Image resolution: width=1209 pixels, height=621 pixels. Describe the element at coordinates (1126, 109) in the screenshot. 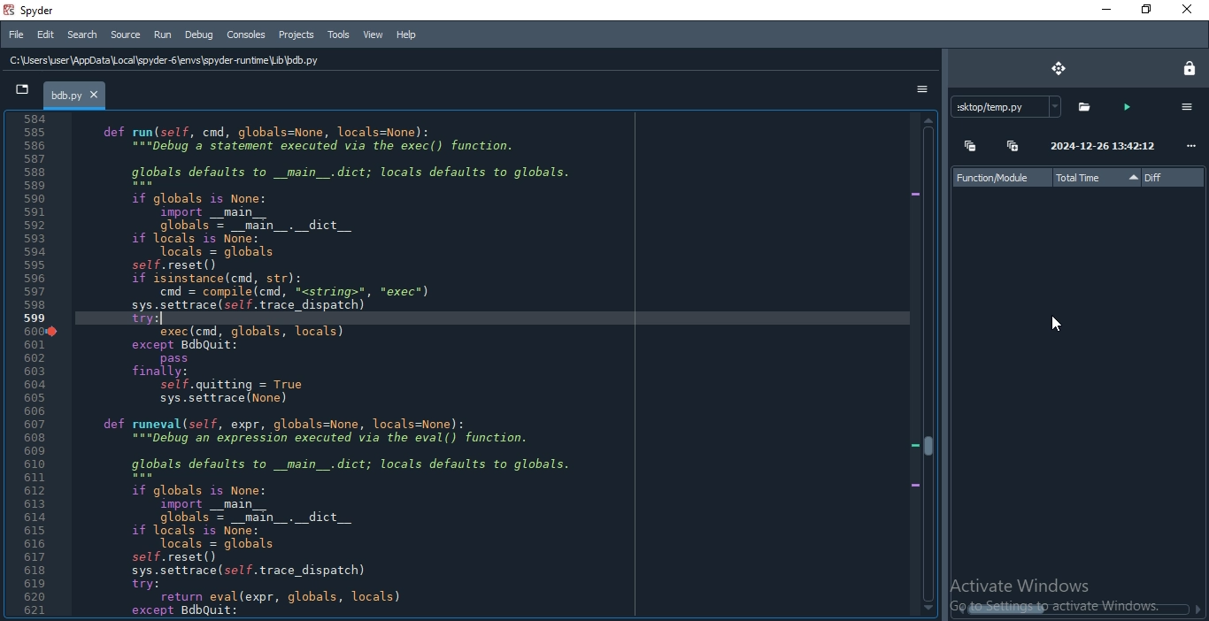

I see `run` at that location.